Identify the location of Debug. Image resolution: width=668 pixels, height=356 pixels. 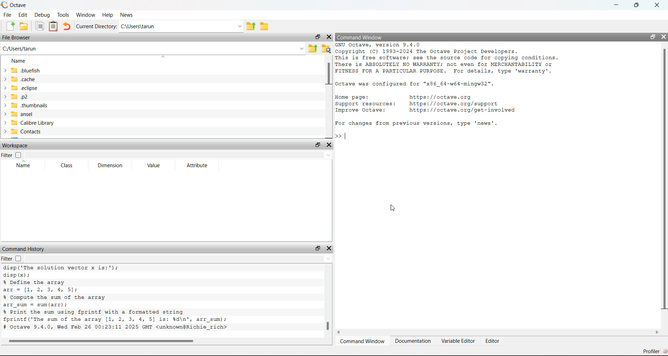
(42, 15).